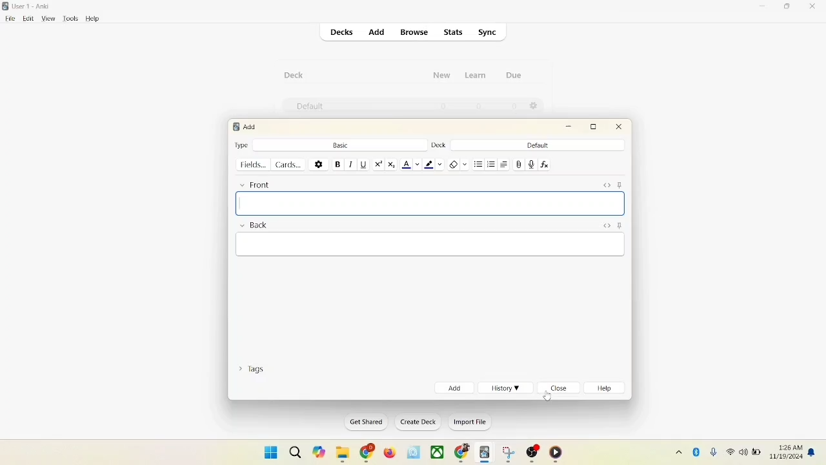 The image size is (826, 465). What do you see at coordinates (294, 75) in the screenshot?
I see `deck` at bounding box center [294, 75].